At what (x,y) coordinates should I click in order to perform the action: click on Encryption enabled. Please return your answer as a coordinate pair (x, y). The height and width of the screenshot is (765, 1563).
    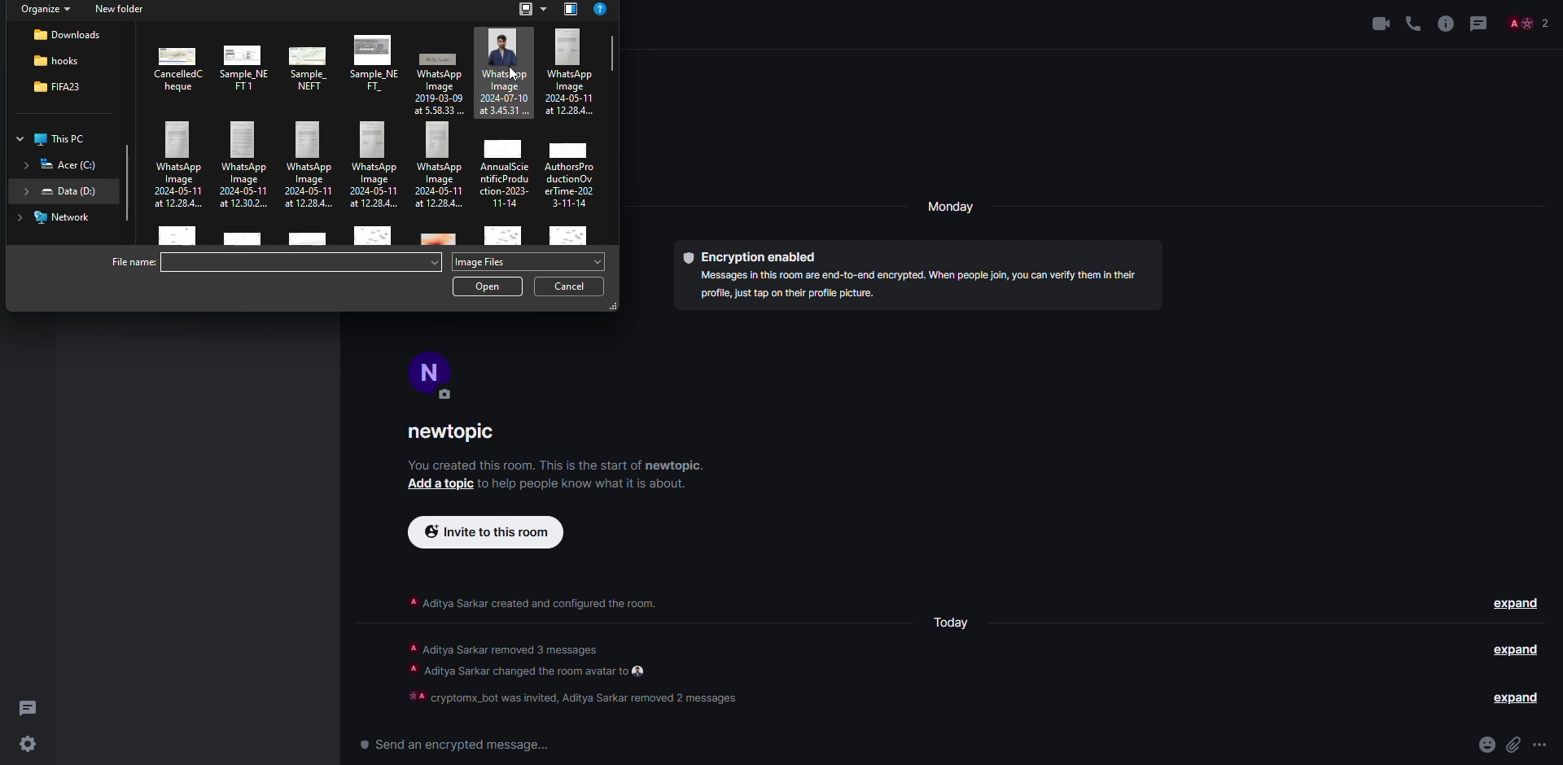
    Looking at the image, I should click on (759, 254).